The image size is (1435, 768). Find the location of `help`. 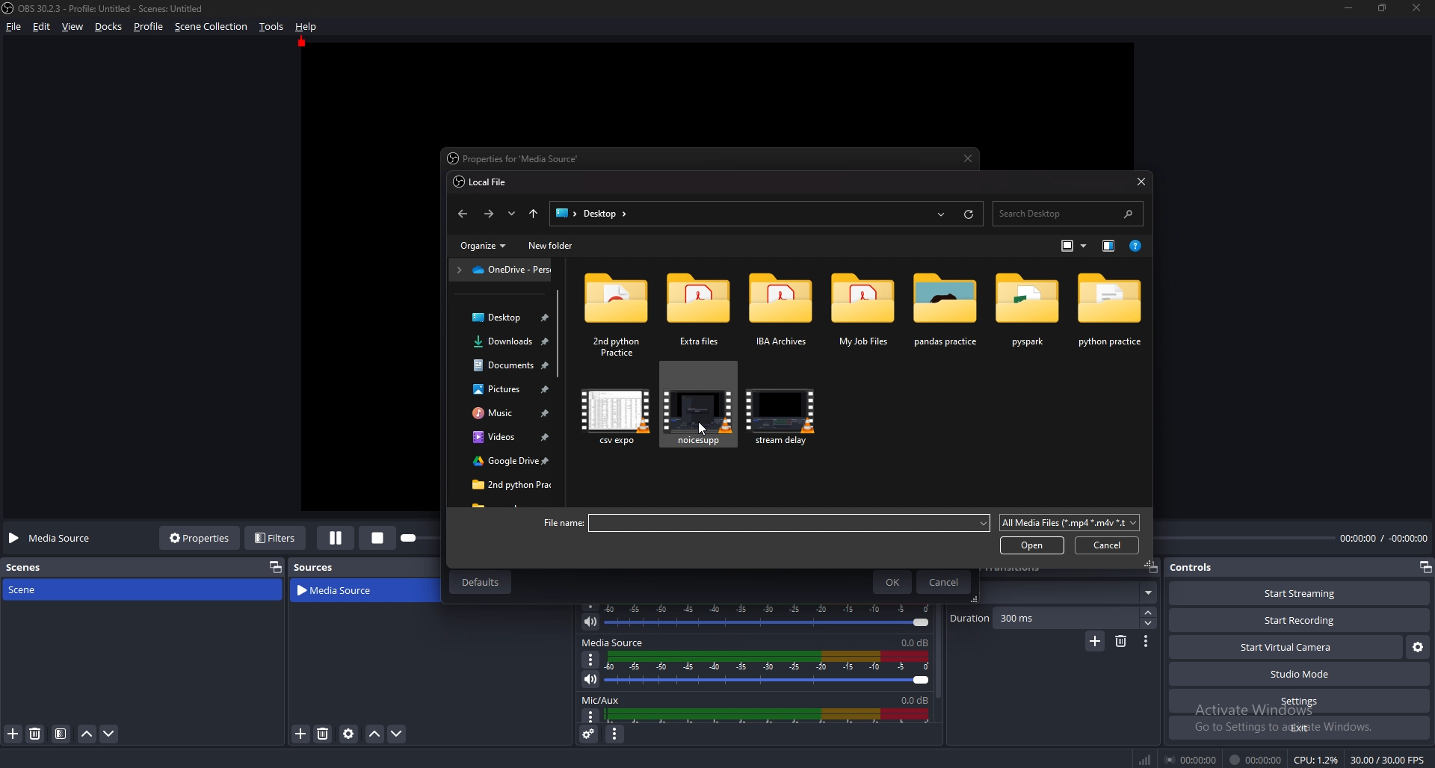

help is located at coordinates (306, 26).